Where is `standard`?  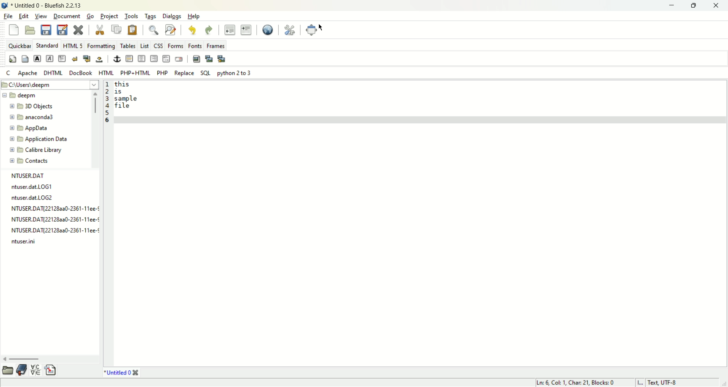 standard is located at coordinates (48, 46).